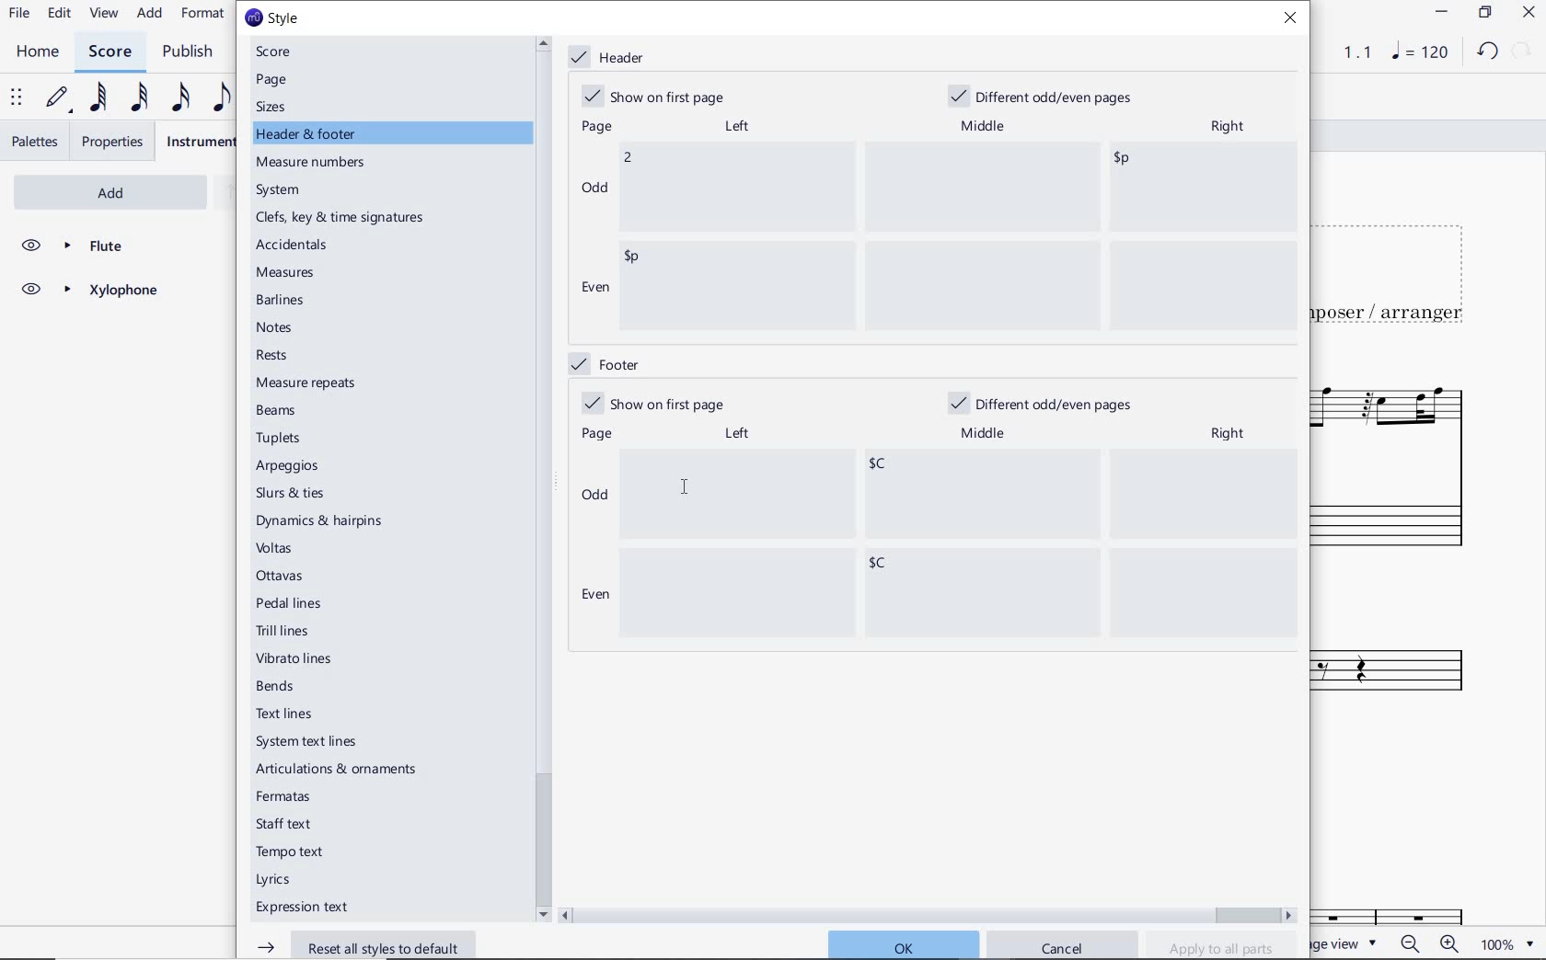  Describe the element at coordinates (105, 14) in the screenshot. I see `VIEW` at that location.